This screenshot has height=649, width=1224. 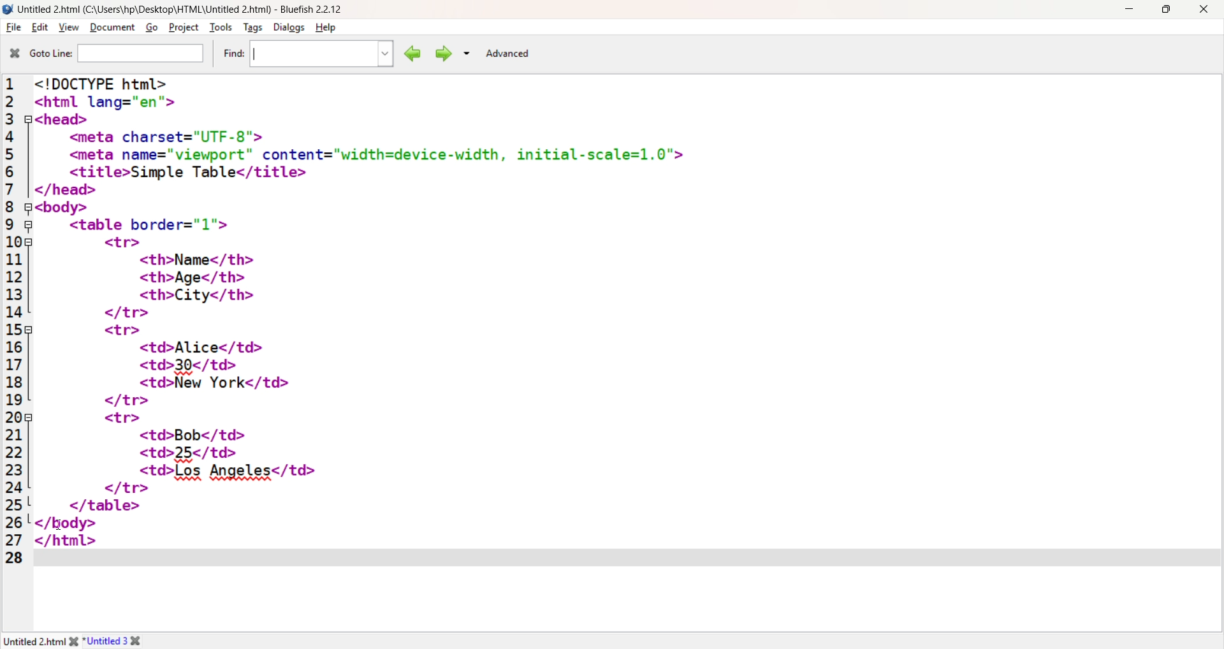 I want to click on Project, so click(x=182, y=27).